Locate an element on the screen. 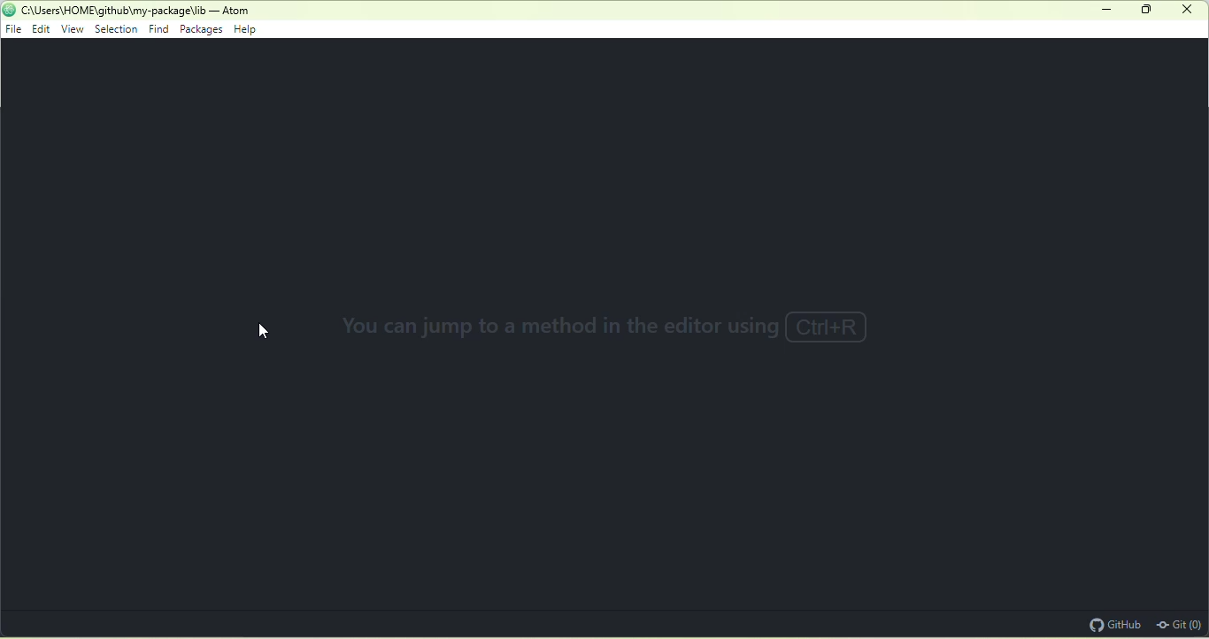 The height and width of the screenshot is (639, 1209). file is located at coordinates (14, 29).